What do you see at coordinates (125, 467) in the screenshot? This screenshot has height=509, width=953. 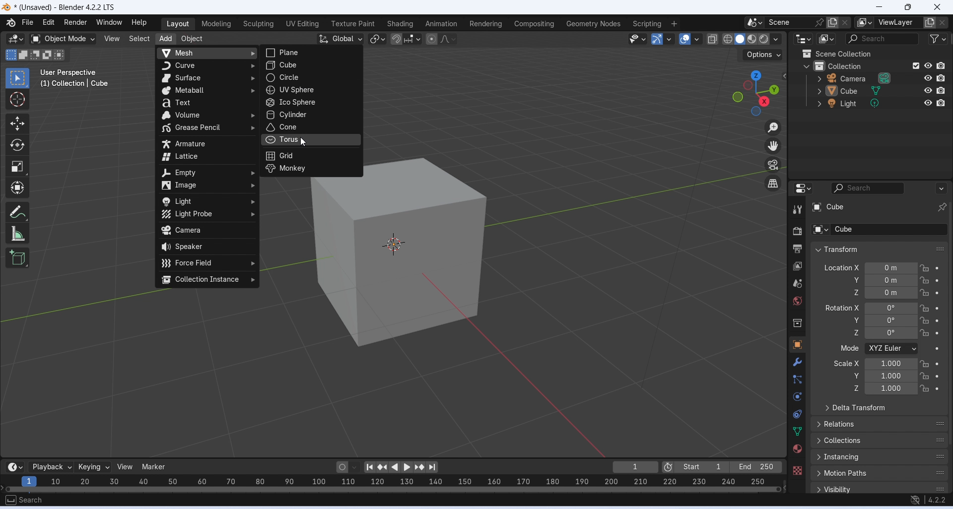 I see `View` at bounding box center [125, 467].